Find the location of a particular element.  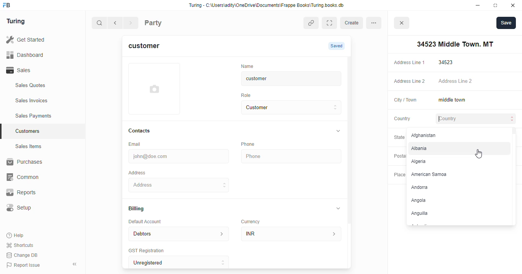

‘Name is located at coordinates (249, 66).